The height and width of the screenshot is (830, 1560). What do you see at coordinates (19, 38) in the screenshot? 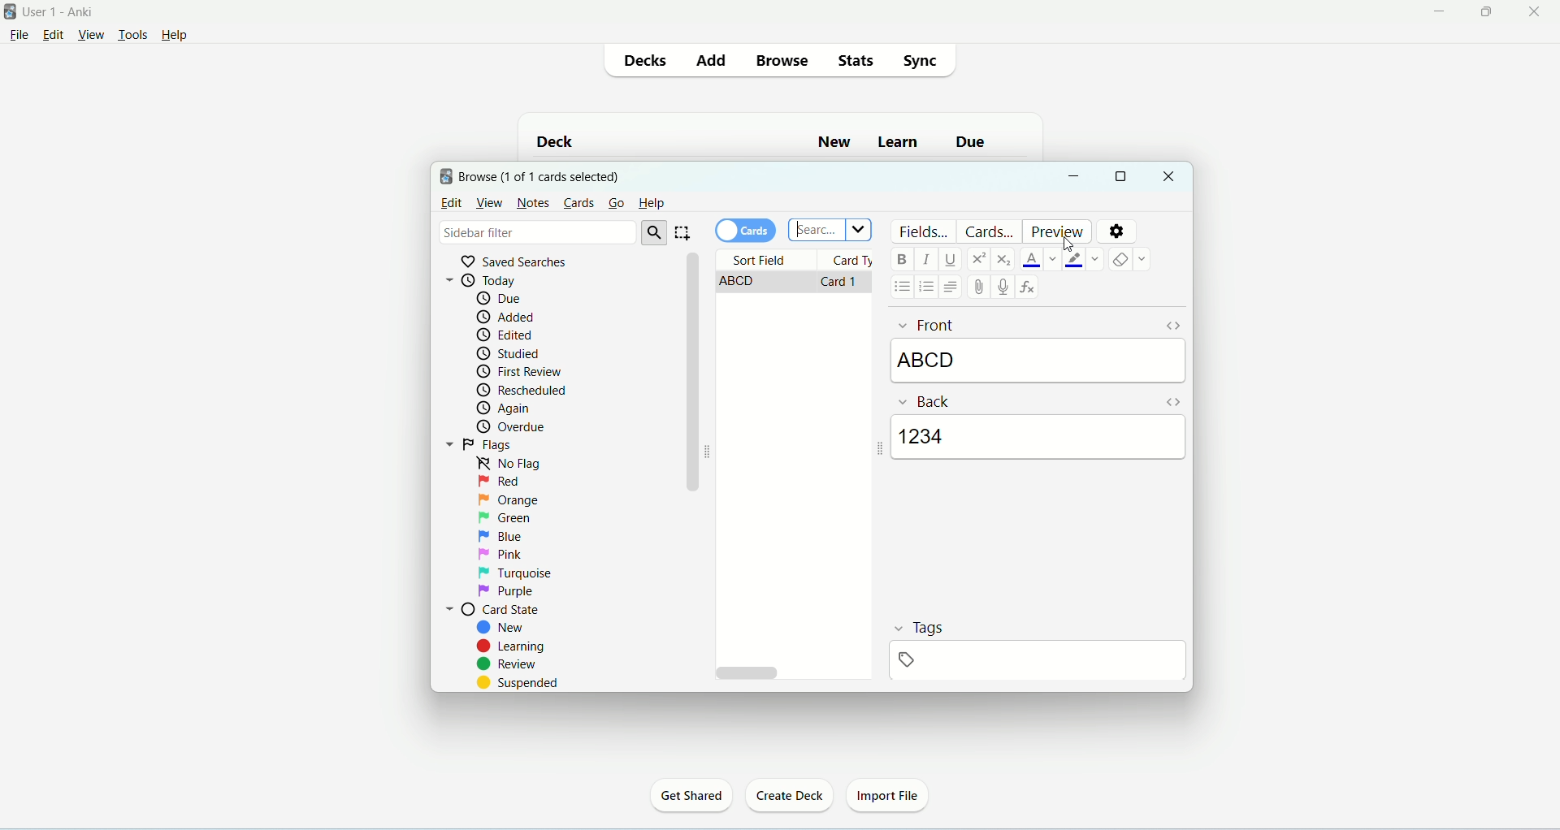
I see `file` at bounding box center [19, 38].